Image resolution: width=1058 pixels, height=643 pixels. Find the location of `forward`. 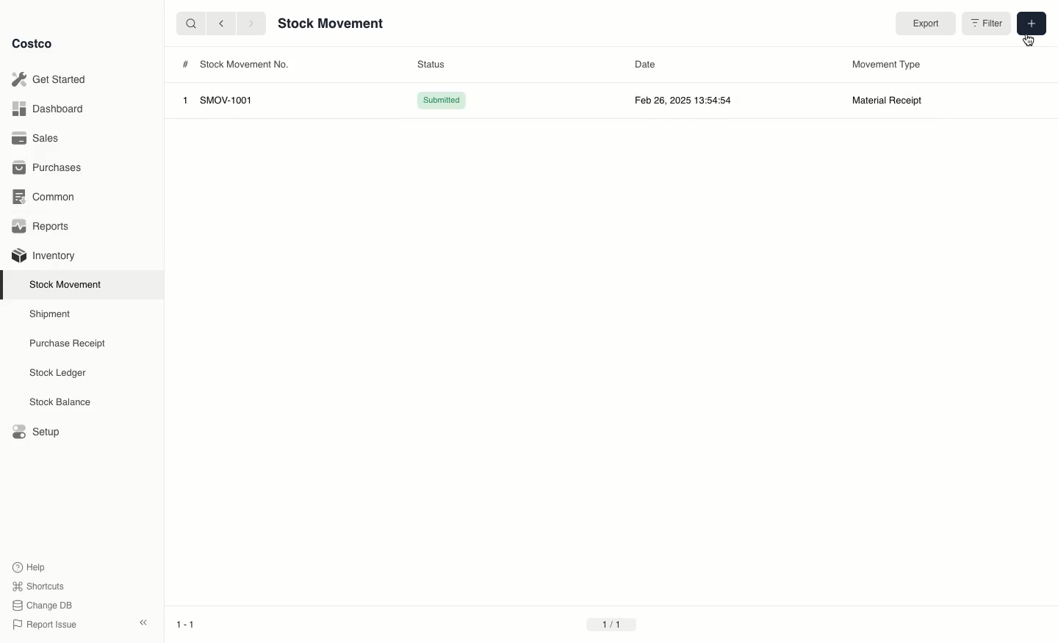

forward is located at coordinates (248, 23).